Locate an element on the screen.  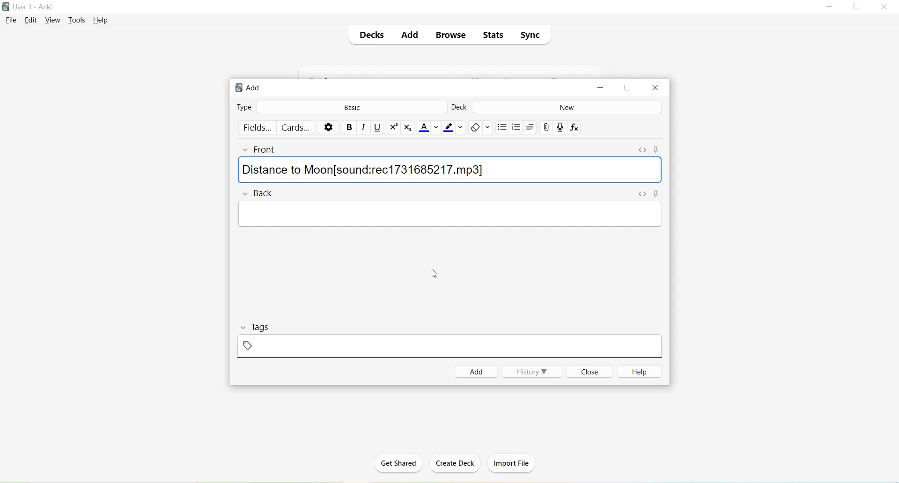
Underline is located at coordinates (378, 128).